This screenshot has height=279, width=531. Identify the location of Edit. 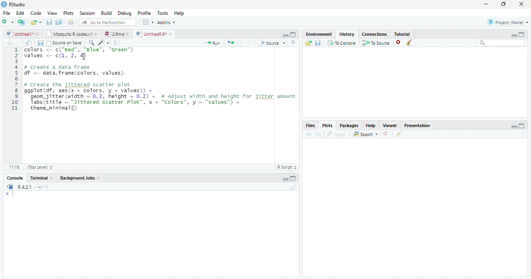
(20, 13).